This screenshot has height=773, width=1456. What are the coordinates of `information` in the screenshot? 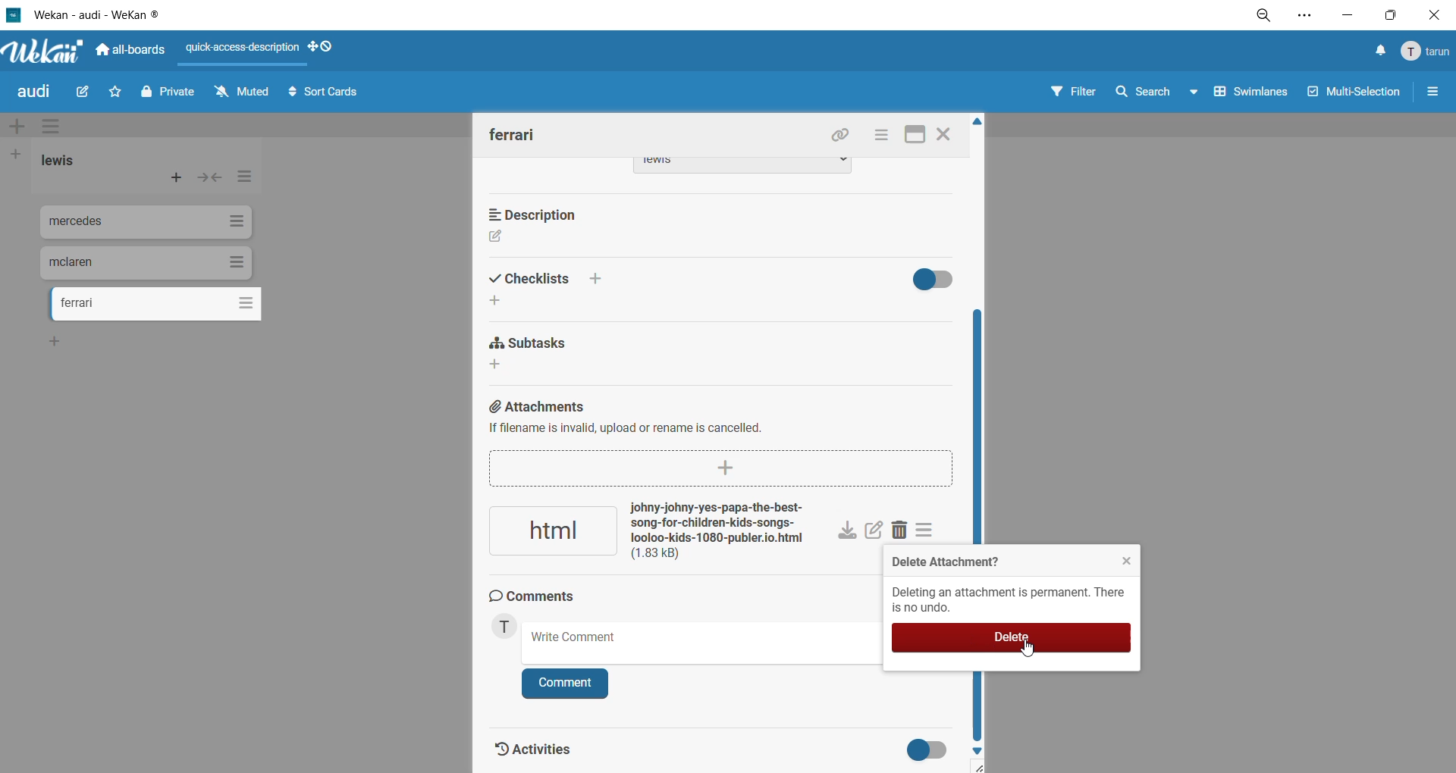 It's located at (1014, 601).